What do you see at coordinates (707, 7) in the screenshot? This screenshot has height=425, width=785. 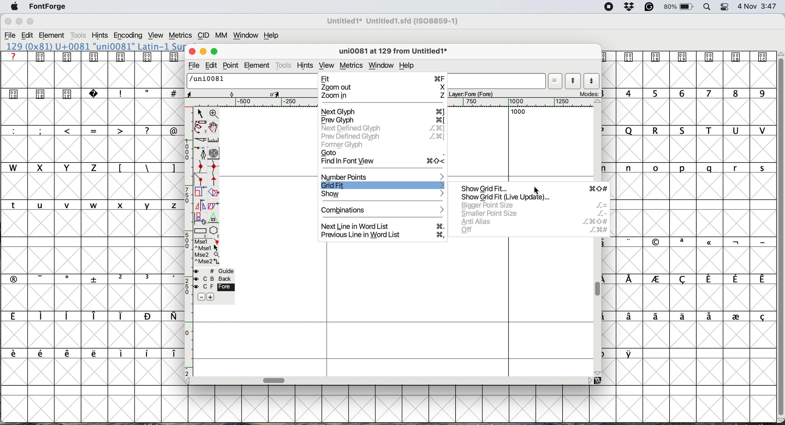 I see `Spotlight Search` at bounding box center [707, 7].